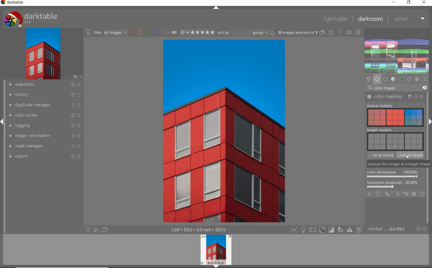 Image resolution: width=432 pixels, height=268 pixels. Describe the element at coordinates (349, 32) in the screenshot. I see `define keyboard shortcut` at that location.